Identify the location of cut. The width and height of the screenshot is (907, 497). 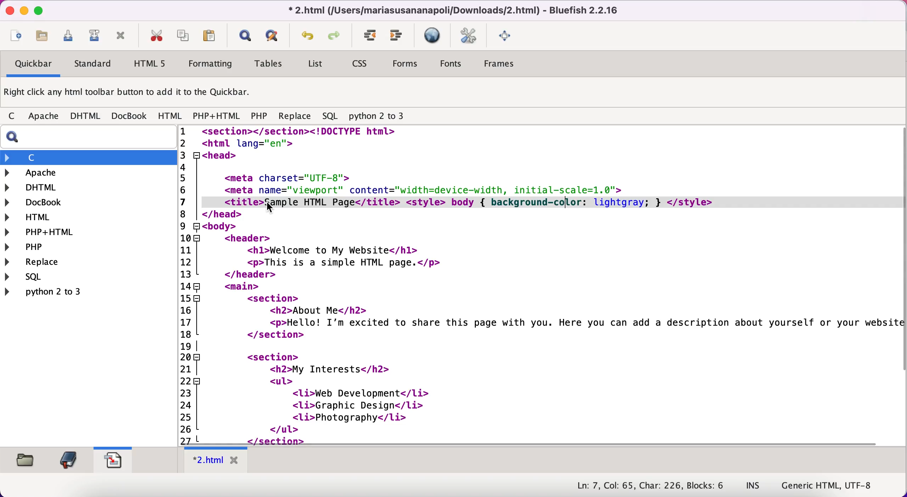
(156, 36).